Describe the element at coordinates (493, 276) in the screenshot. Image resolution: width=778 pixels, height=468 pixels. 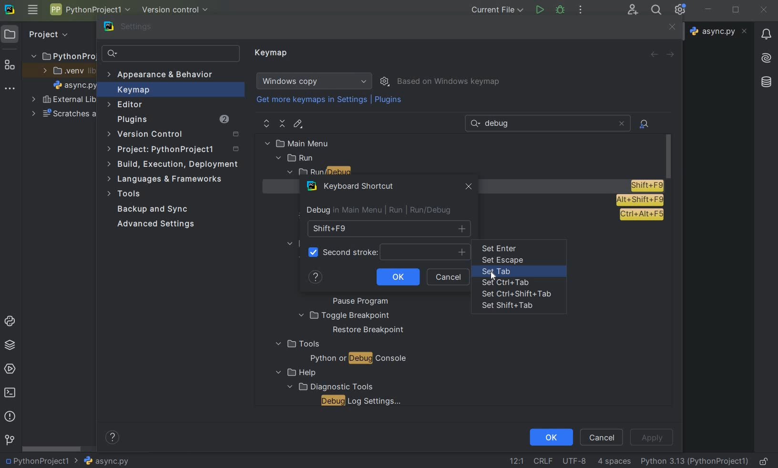
I see `cursor` at that location.